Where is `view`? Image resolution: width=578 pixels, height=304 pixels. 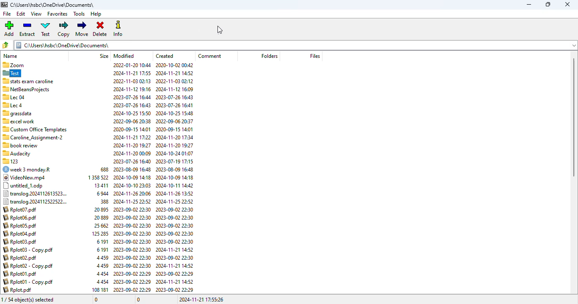 view is located at coordinates (36, 14).